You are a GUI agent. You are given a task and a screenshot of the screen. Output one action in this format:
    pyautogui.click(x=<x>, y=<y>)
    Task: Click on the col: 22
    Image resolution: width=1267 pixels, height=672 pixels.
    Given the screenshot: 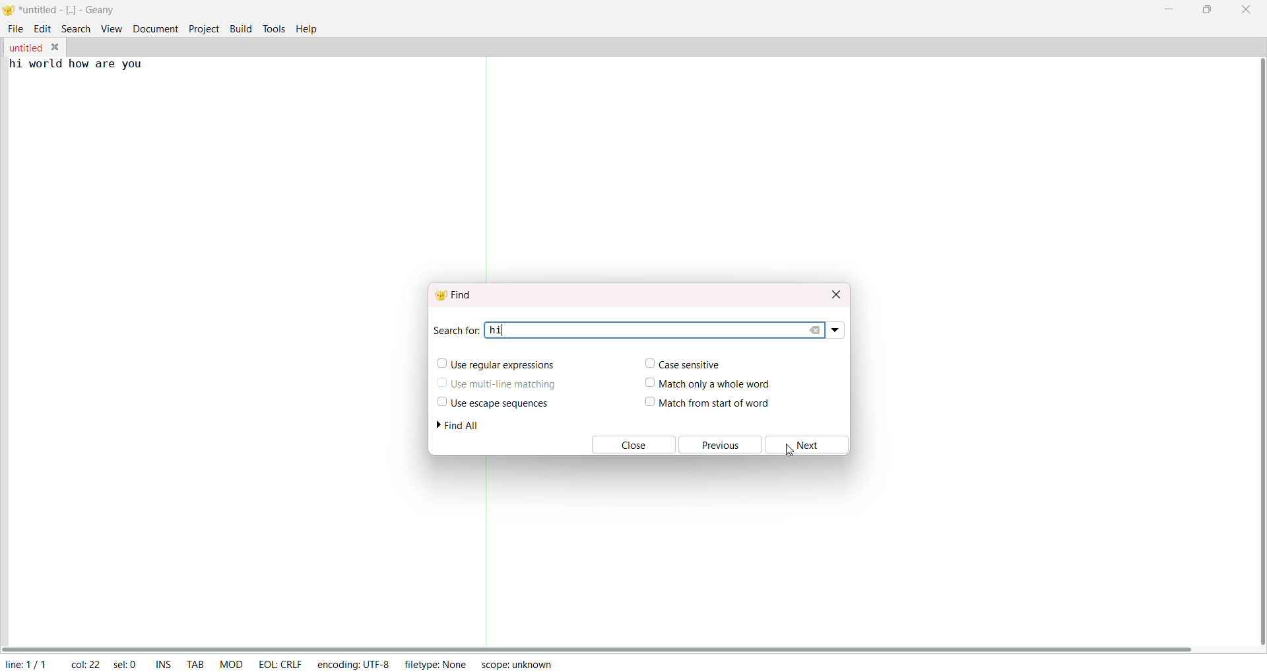 What is the action you would take?
    pyautogui.click(x=85, y=663)
    